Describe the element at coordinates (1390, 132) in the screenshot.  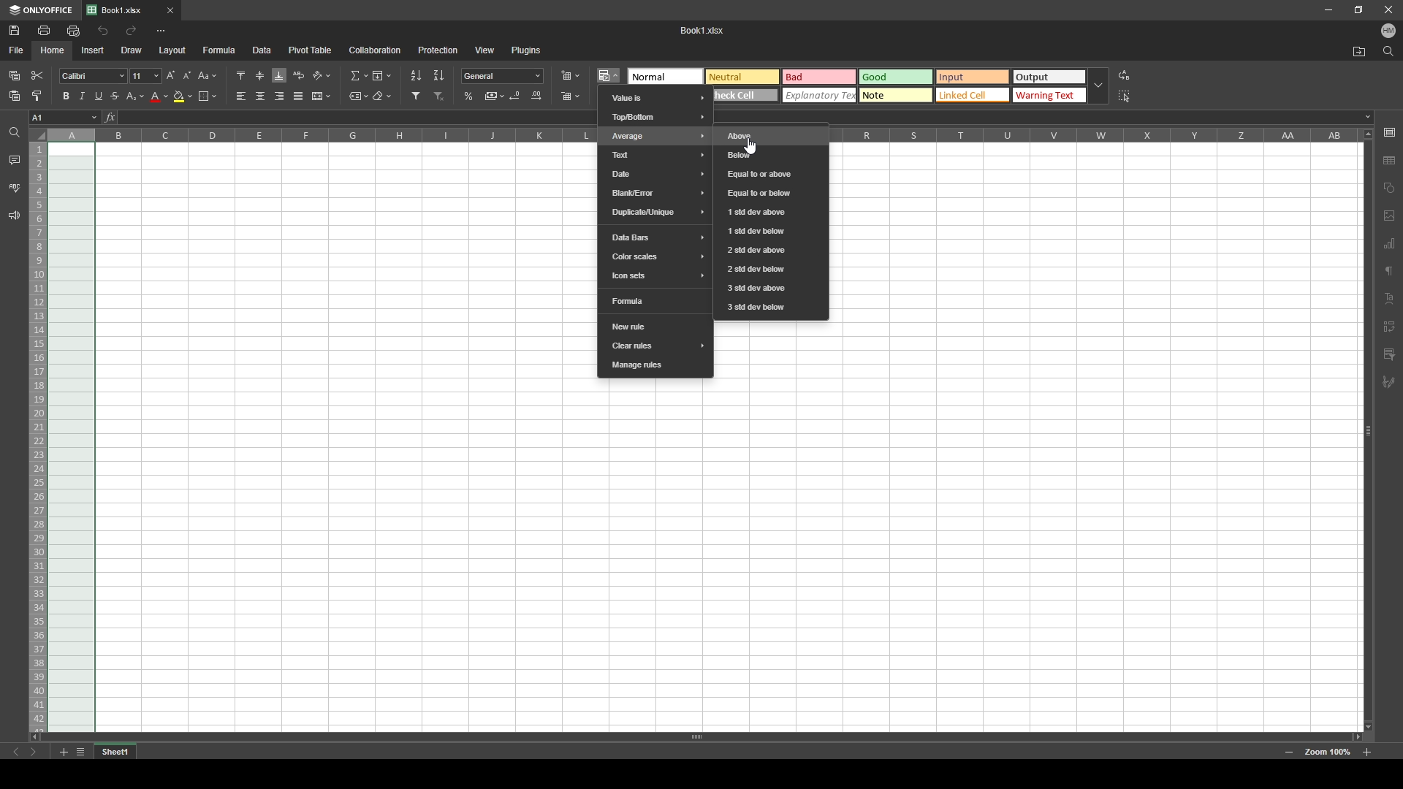
I see `cell setting` at that location.